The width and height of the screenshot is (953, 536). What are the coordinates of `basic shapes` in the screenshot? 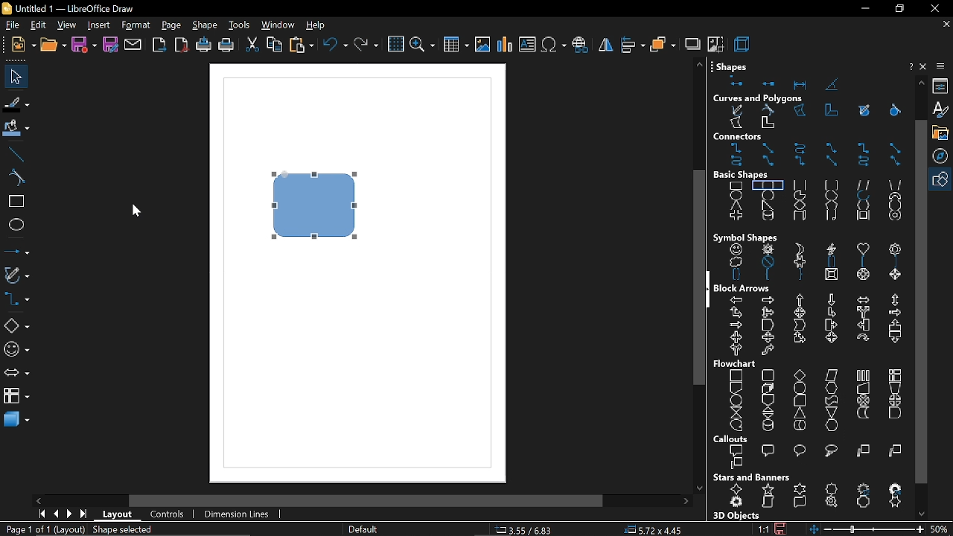 It's located at (942, 180).